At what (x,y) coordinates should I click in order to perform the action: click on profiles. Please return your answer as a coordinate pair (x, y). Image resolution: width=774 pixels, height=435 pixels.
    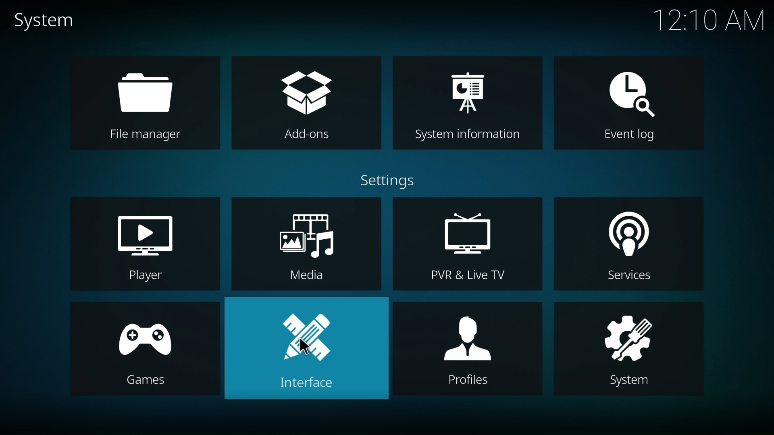
    Looking at the image, I should click on (466, 350).